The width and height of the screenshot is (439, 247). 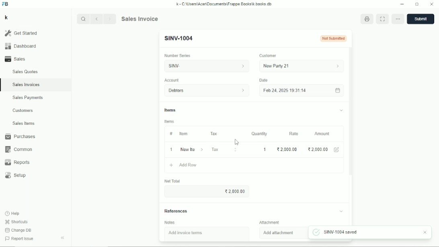 What do you see at coordinates (13, 213) in the screenshot?
I see `Help` at bounding box center [13, 213].